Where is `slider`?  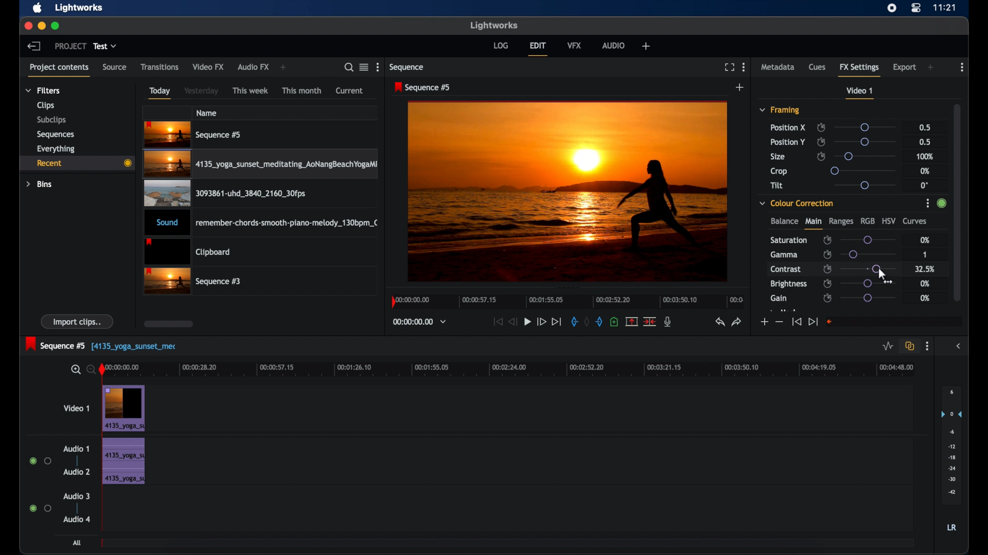 slider is located at coordinates (868, 254).